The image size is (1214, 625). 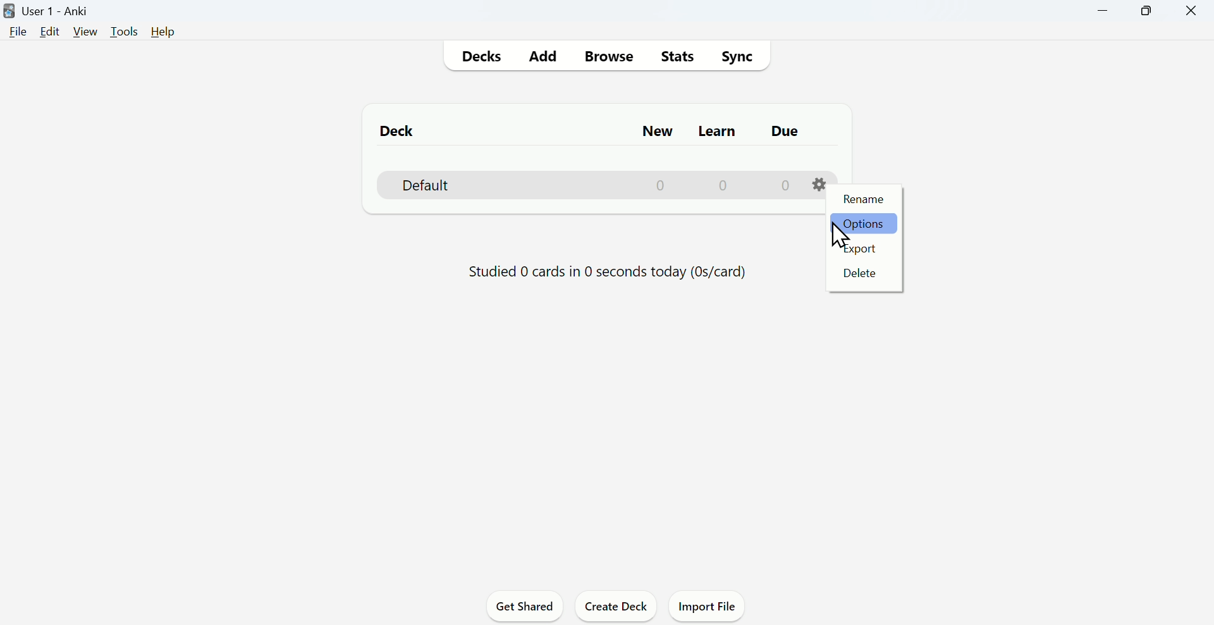 What do you see at coordinates (867, 223) in the screenshot?
I see `Options` at bounding box center [867, 223].